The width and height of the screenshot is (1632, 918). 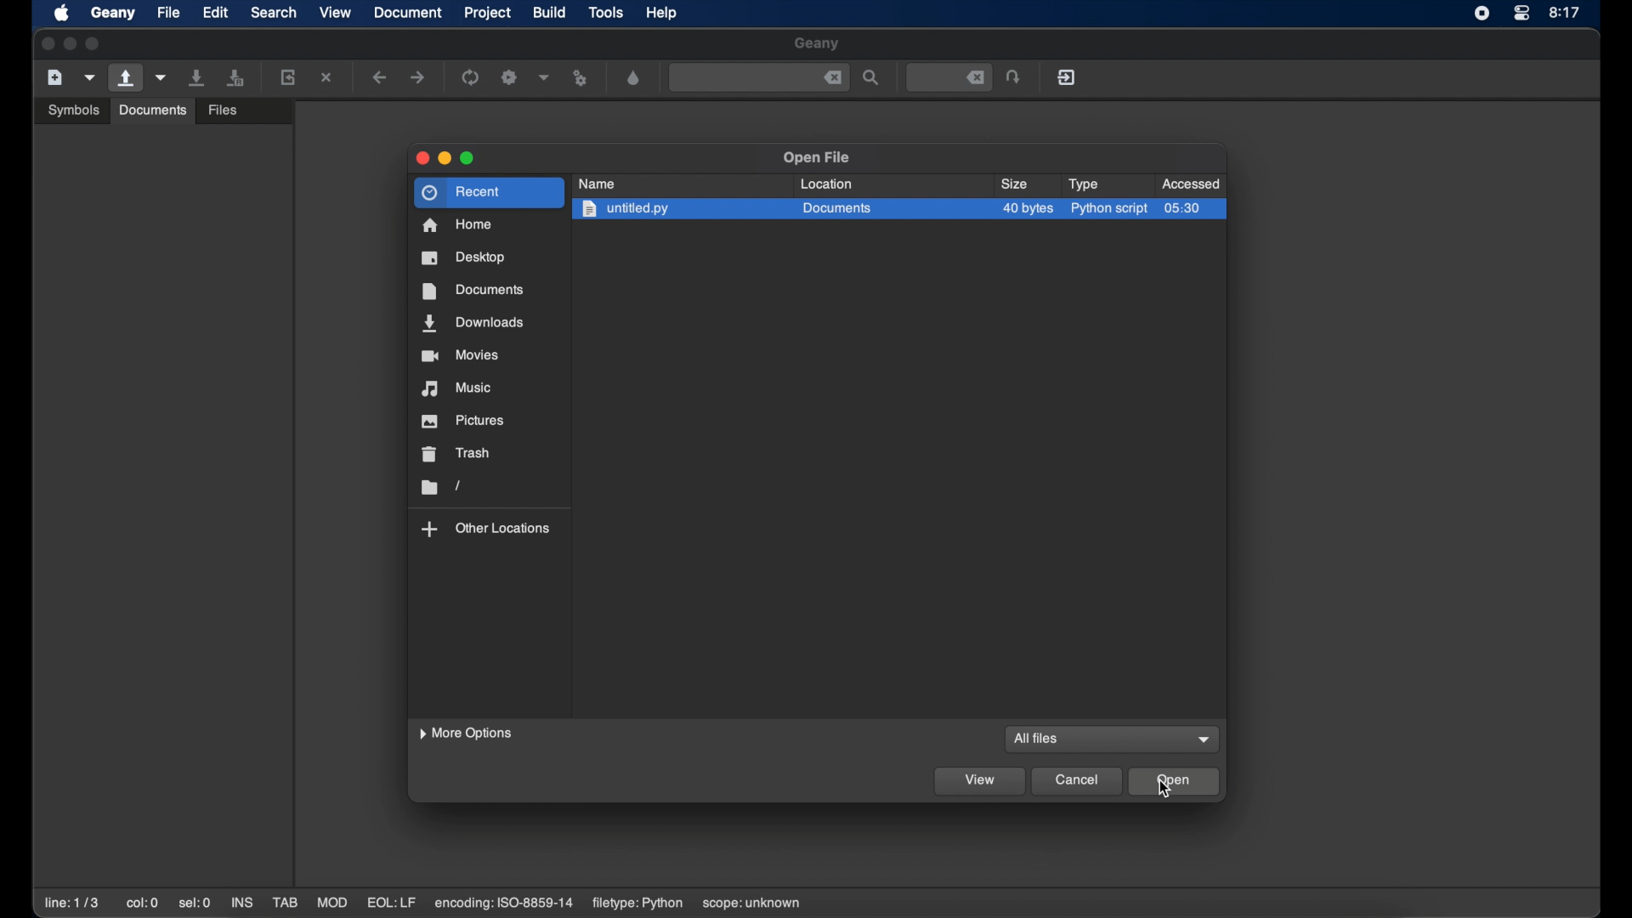 What do you see at coordinates (488, 13) in the screenshot?
I see `project` at bounding box center [488, 13].